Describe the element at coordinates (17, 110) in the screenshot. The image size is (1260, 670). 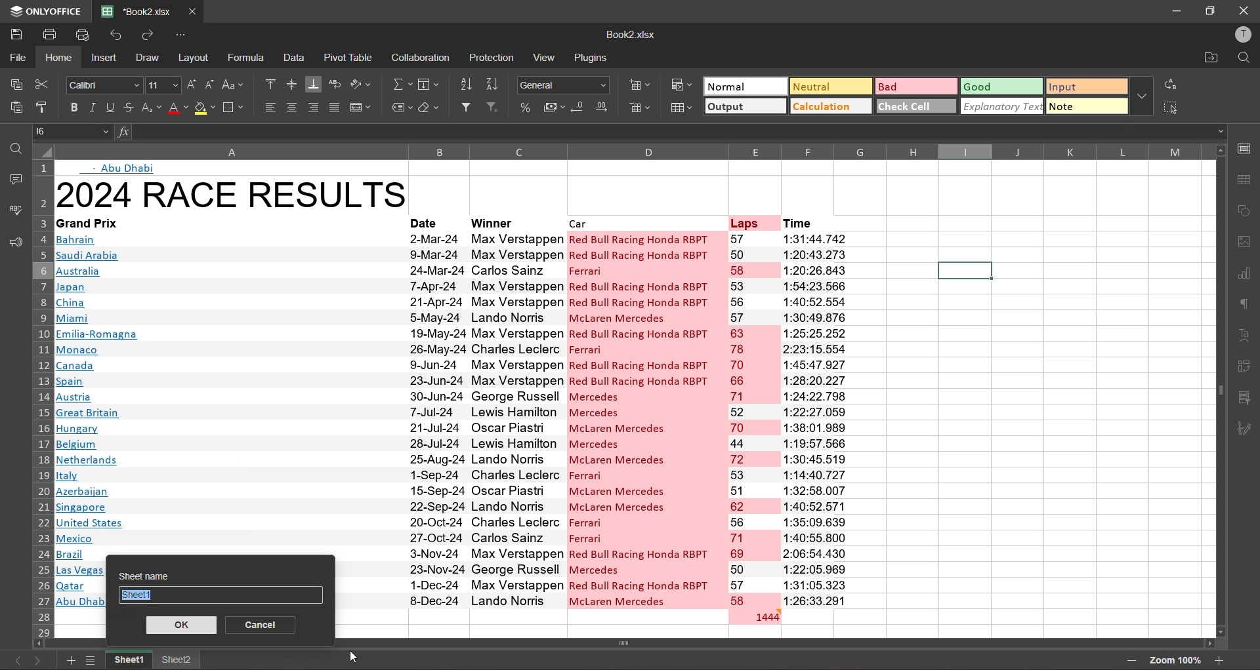
I see `paste` at that location.